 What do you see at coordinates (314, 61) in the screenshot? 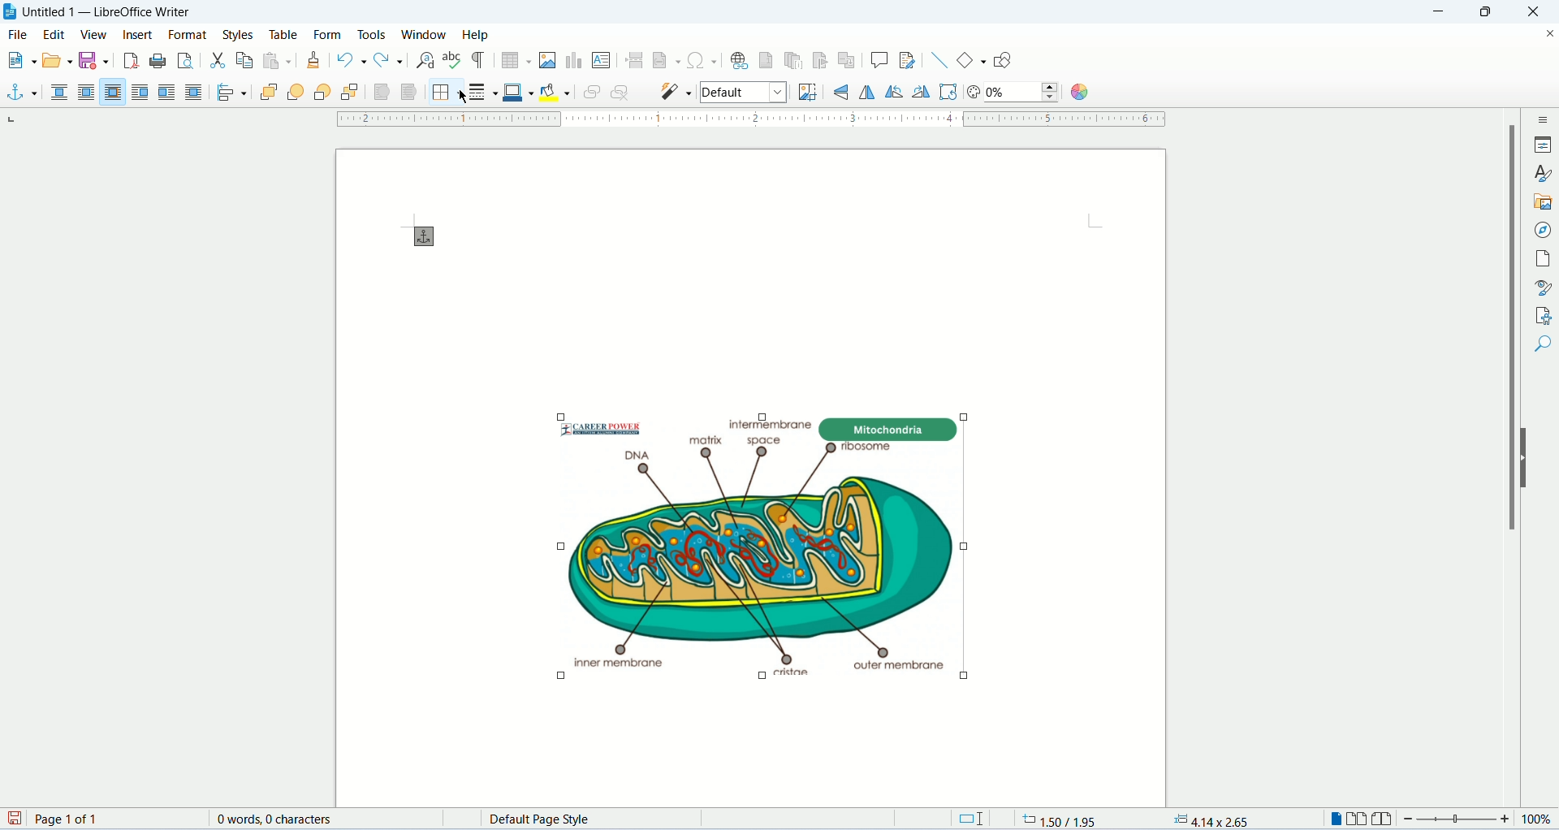
I see `clone formatting` at bounding box center [314, 61].